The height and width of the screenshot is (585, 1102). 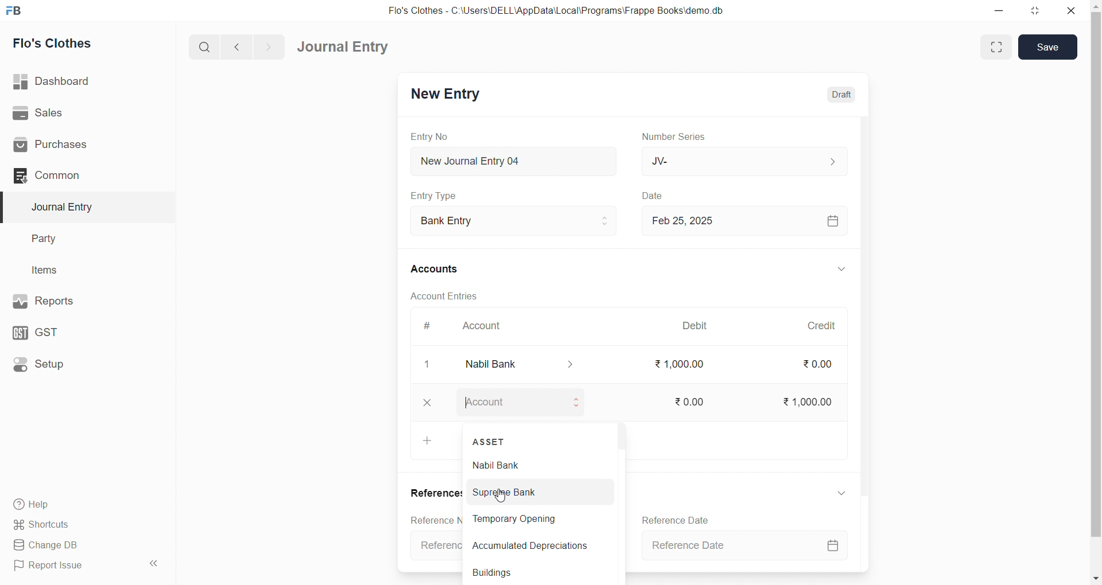 What do you see at coordinates (485, 328) in the screenshot?
I see `Account` at bounding box center [485, 328].